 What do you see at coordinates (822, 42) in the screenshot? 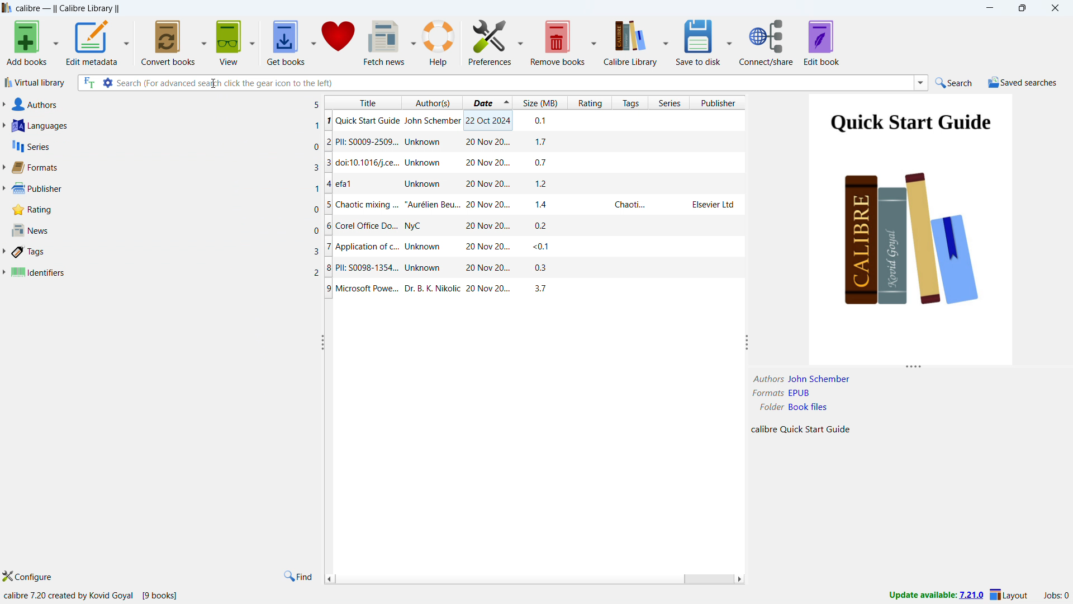
I see `edit book` at bounding box center [822, 42].